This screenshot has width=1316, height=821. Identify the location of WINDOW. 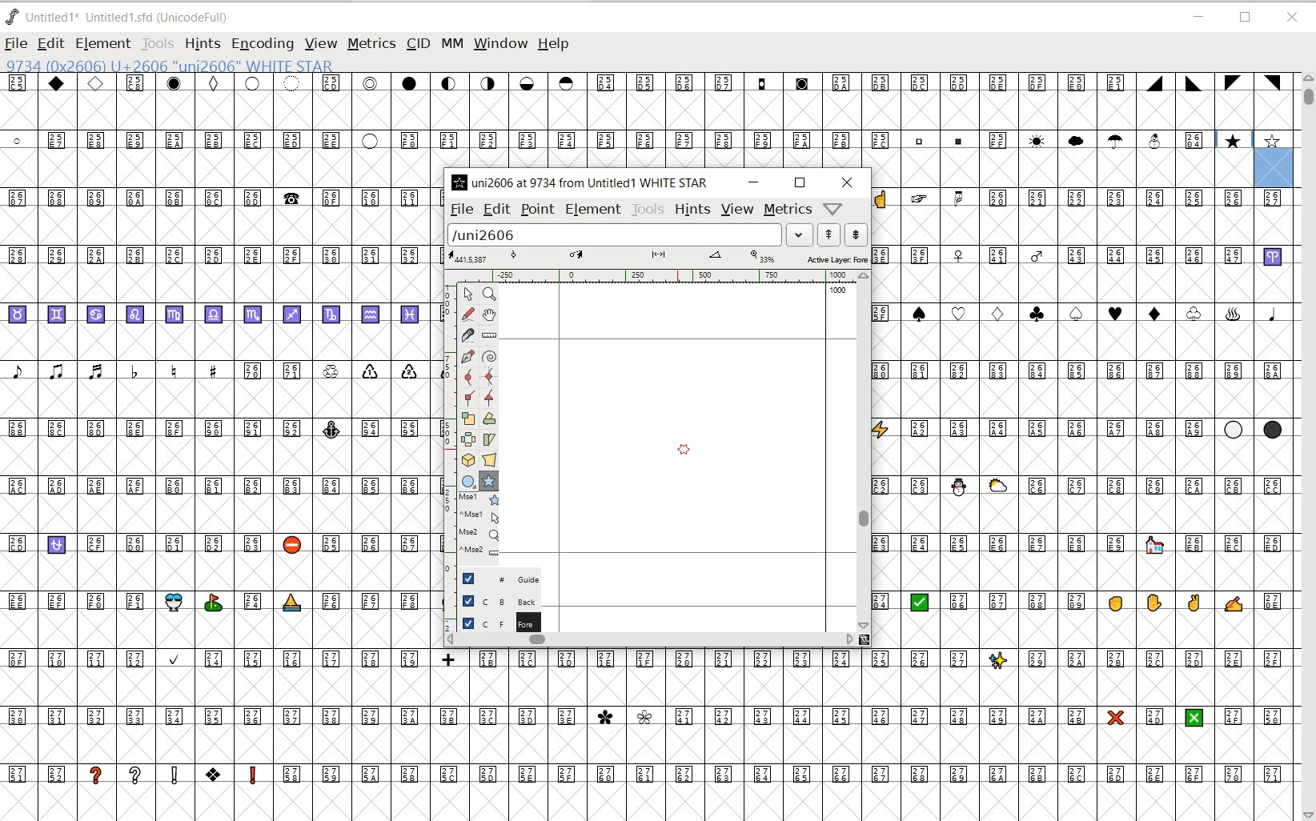
(500, 43).